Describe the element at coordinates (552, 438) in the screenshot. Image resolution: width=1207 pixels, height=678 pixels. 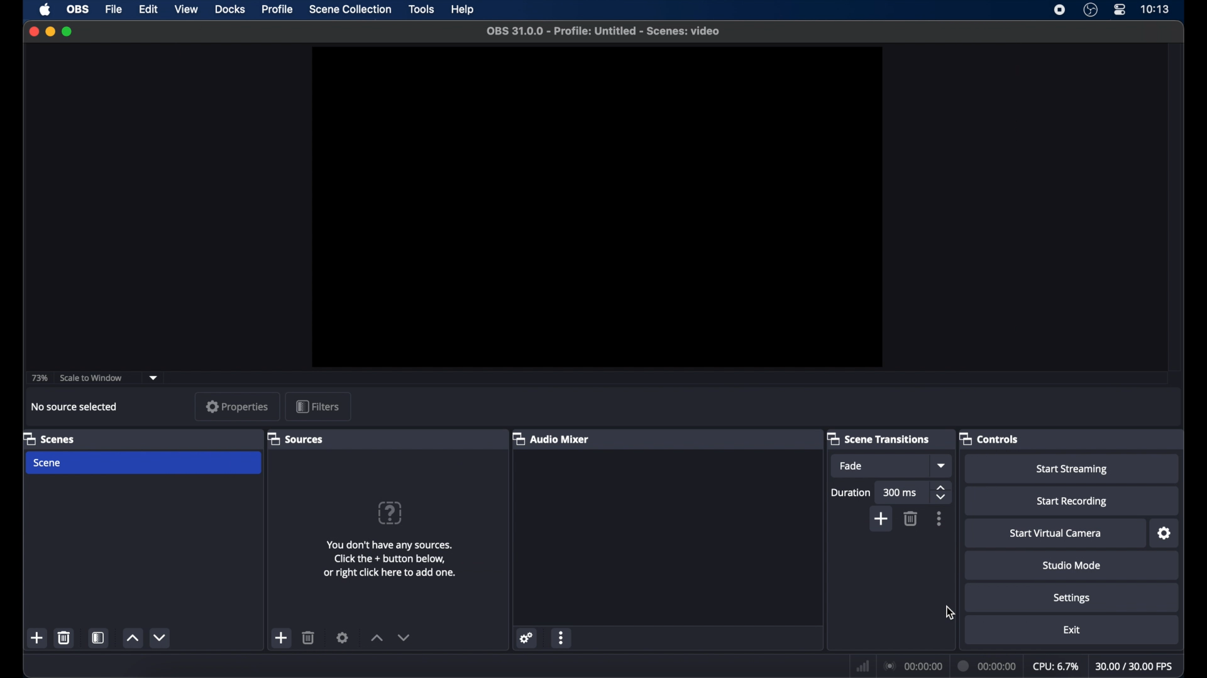
I see `audio mixer` at that location.